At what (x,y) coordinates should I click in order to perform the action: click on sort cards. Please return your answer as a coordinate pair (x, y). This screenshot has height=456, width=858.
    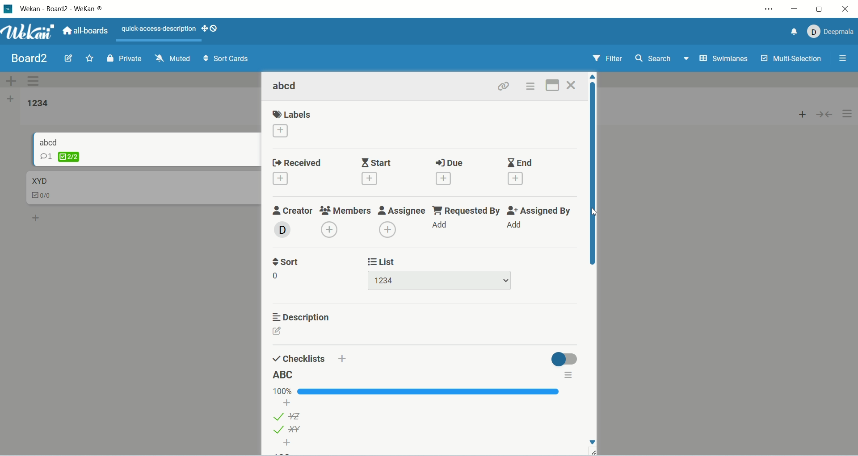
    Looking at the image, I should click on (227, 59).